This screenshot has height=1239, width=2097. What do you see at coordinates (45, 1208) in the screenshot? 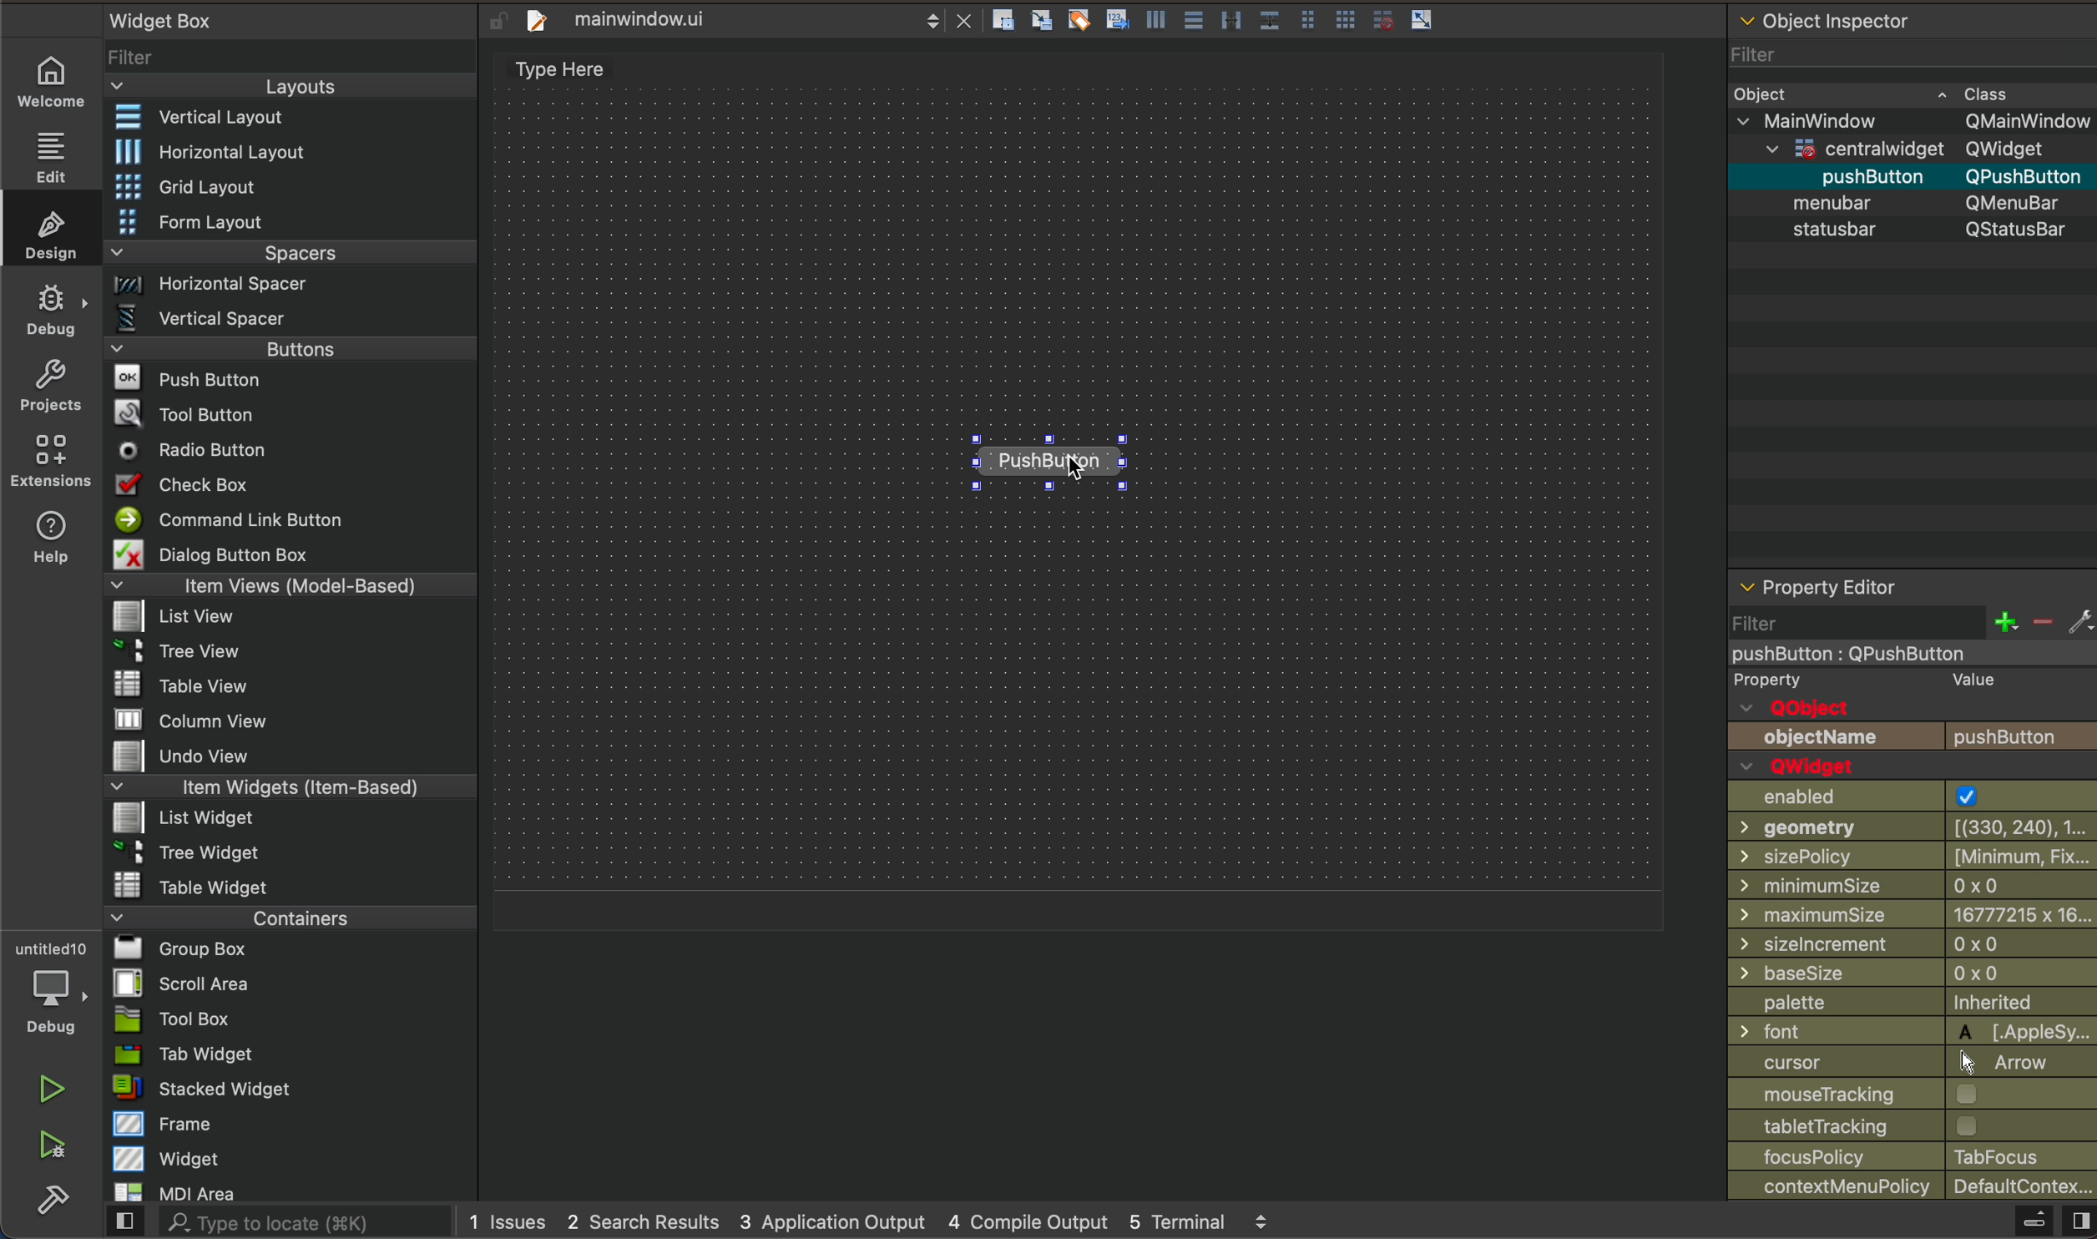
I see `build` at bounding box center [45, 1208].